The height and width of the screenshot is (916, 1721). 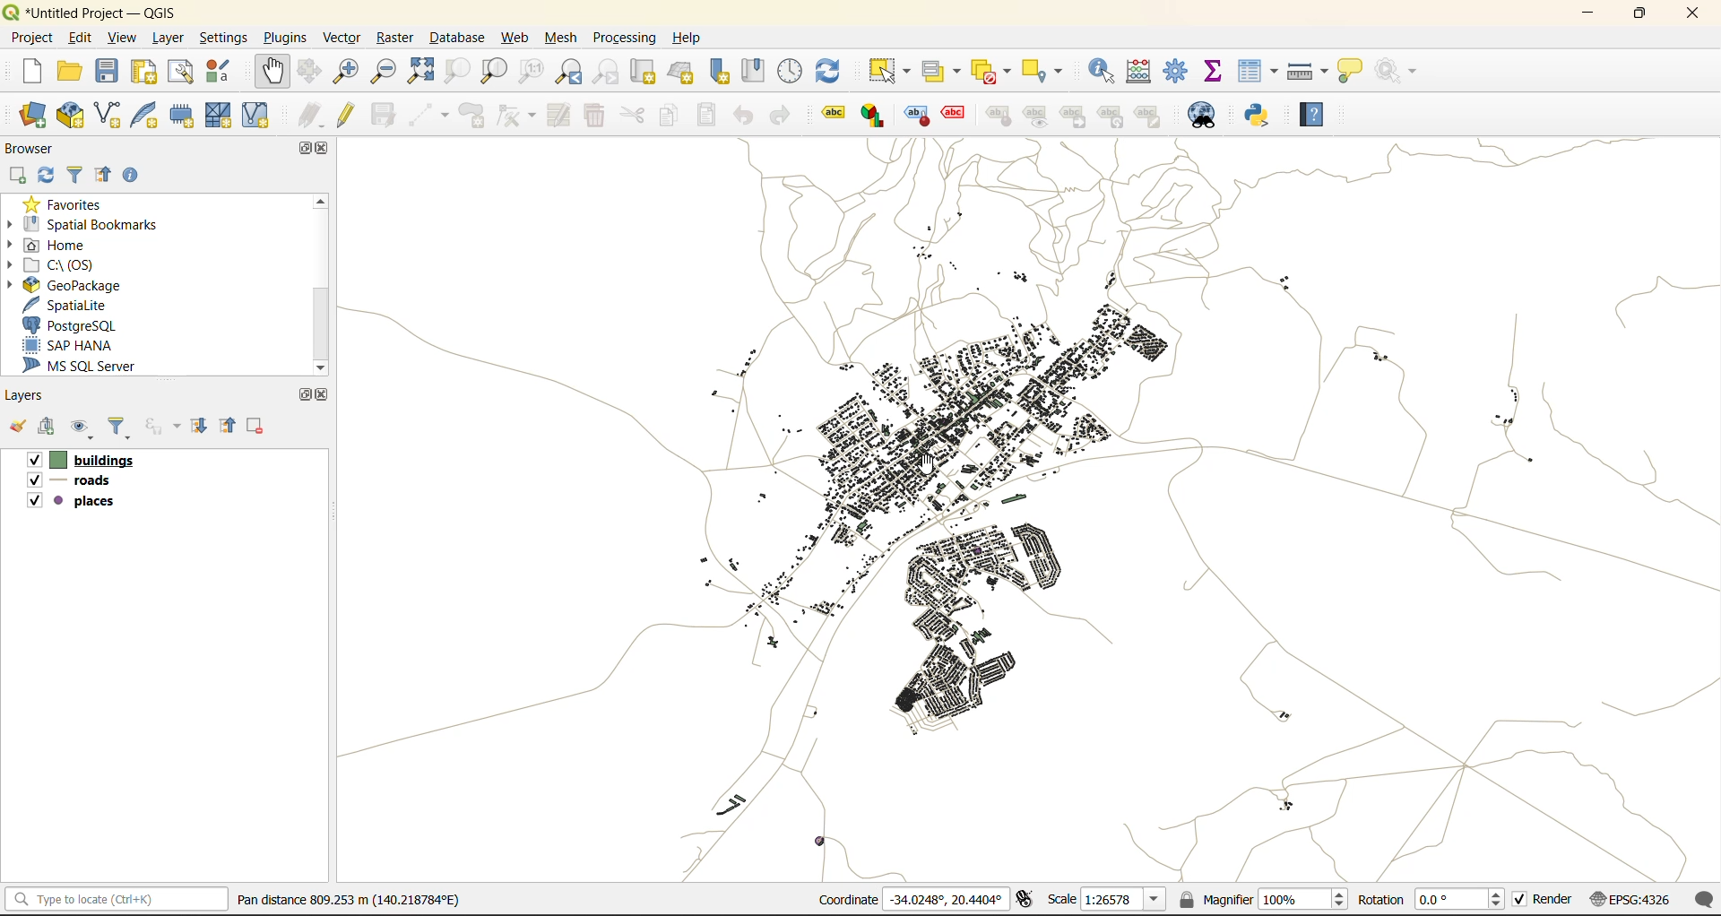 What do you see at coordinates (49, 427) in the screenshot?
I see `add` at bounding box center [49, 427].